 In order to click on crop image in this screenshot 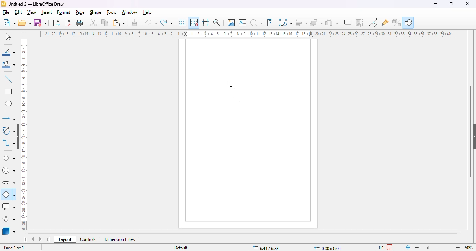, I will do `click(360, 23)`.